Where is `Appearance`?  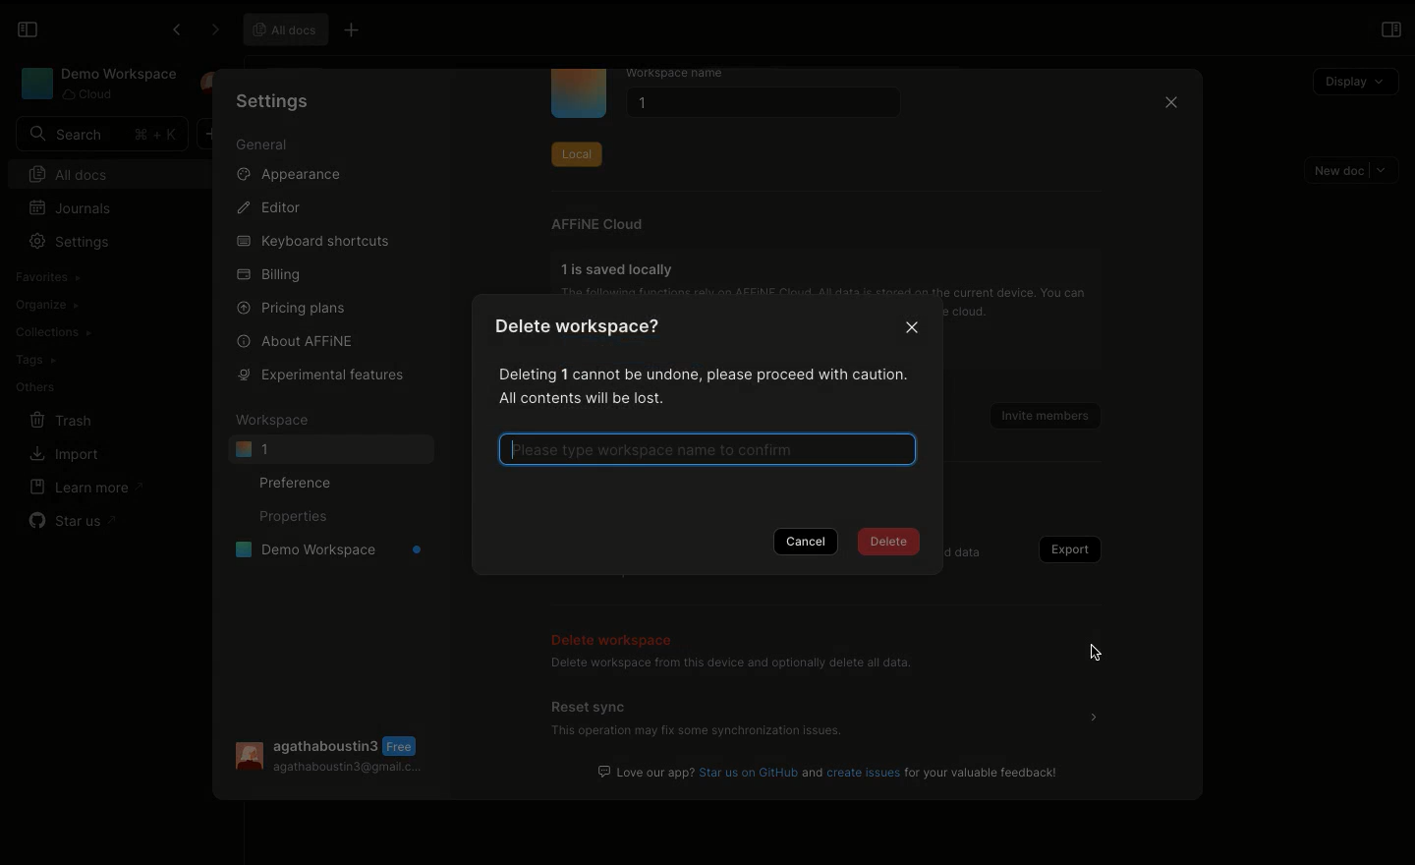
Appearance is located at coordinates (297, 178).